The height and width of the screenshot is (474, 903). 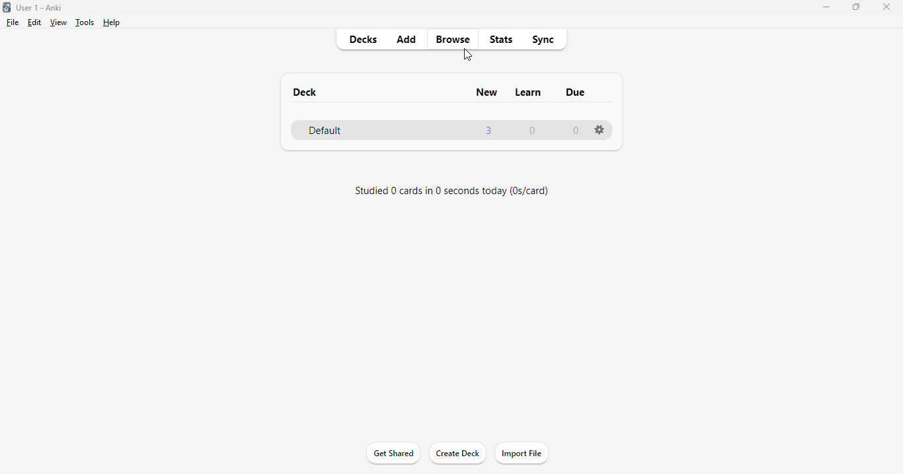 I want to click on options, so click(x=600, y=129).